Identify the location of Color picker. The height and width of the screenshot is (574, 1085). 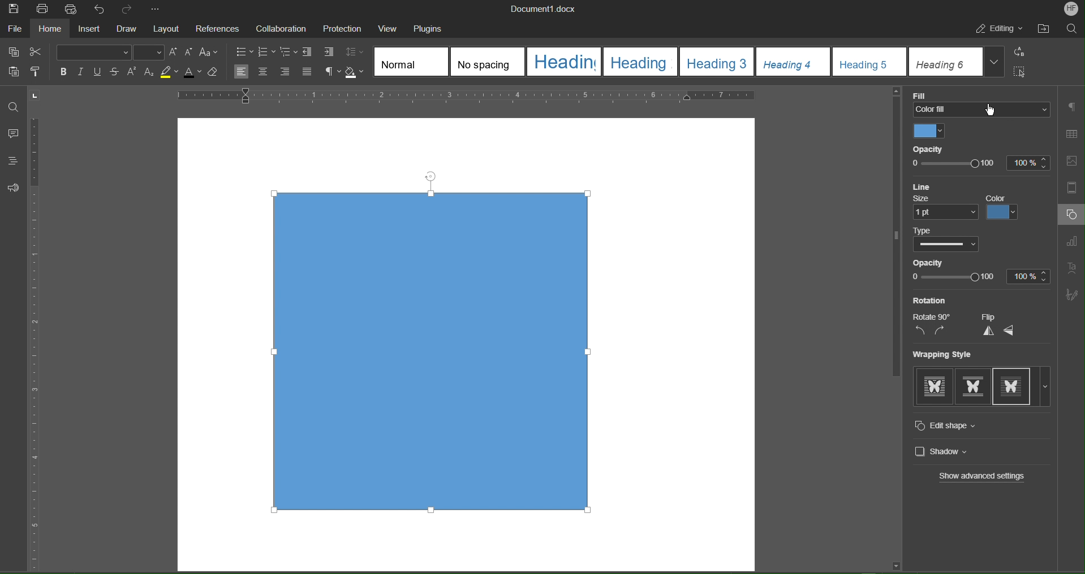
(936, 229).